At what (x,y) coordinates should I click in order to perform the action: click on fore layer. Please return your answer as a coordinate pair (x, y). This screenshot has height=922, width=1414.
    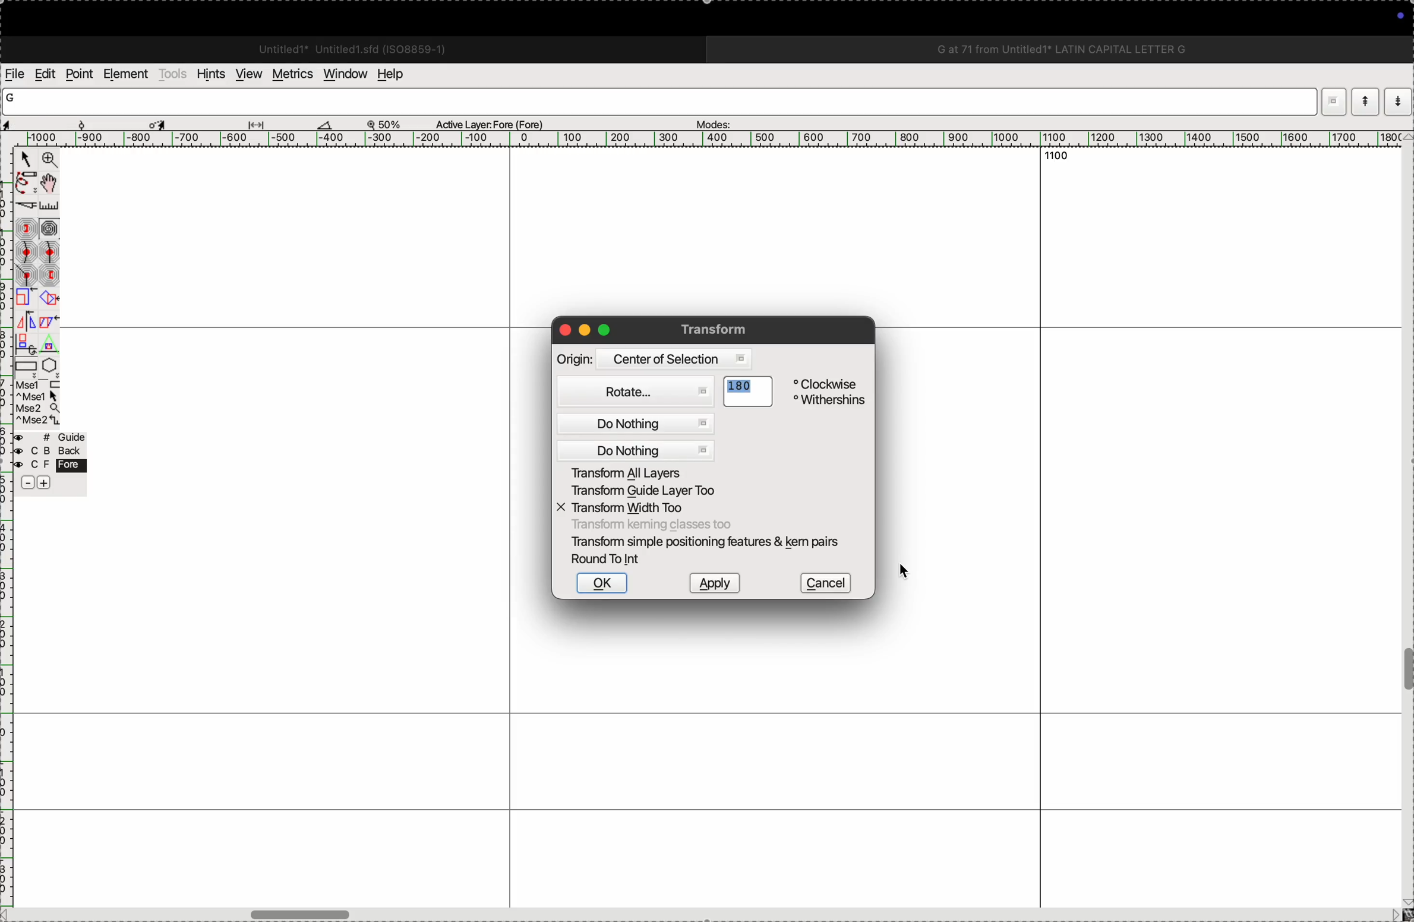
    Looking at the image, I should click on (49, 465).